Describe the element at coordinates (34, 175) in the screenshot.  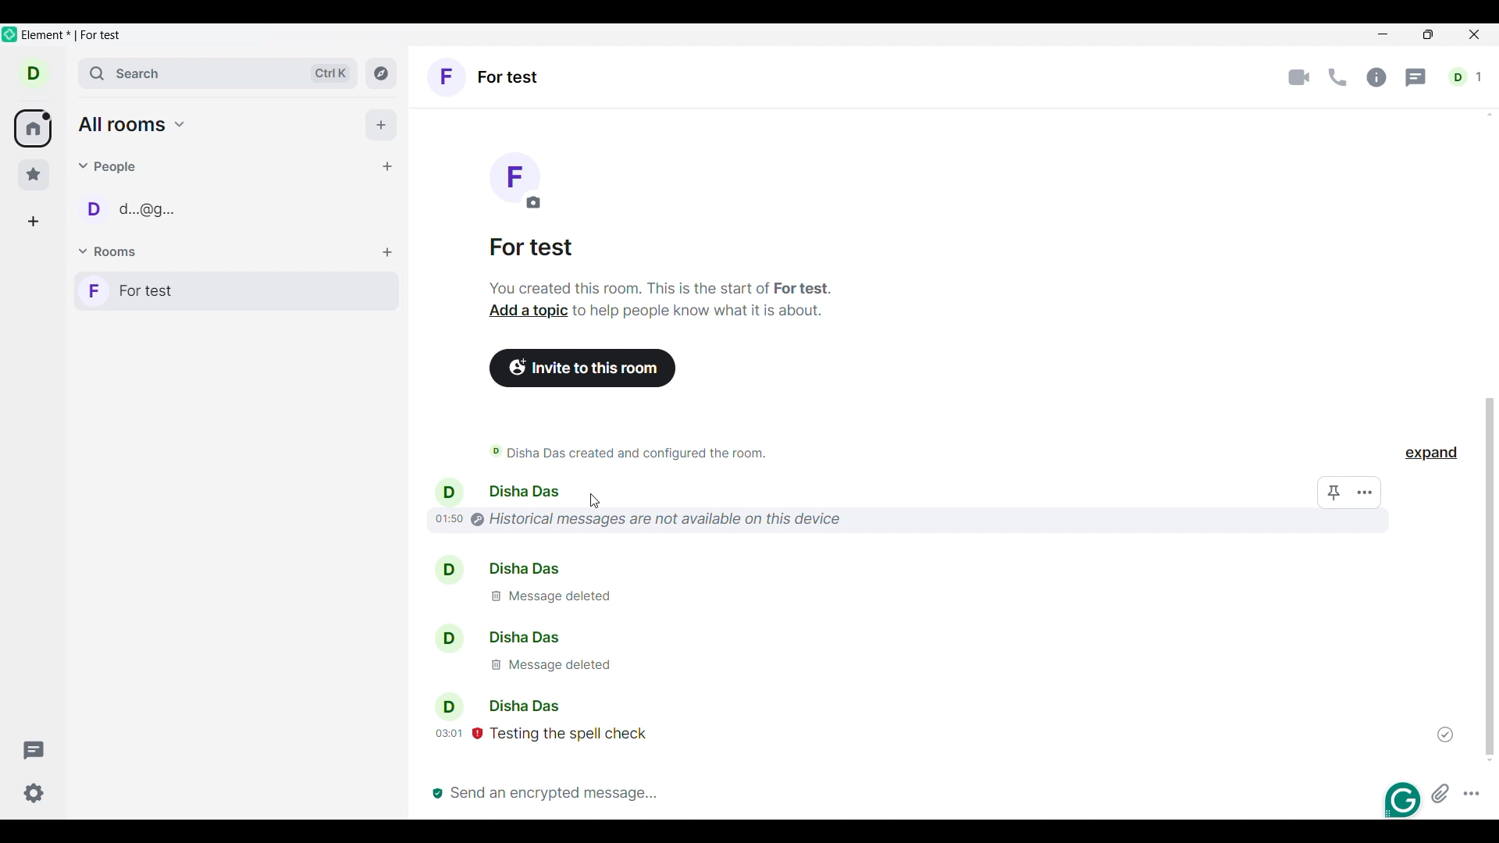
I see `Favorites` at that location.